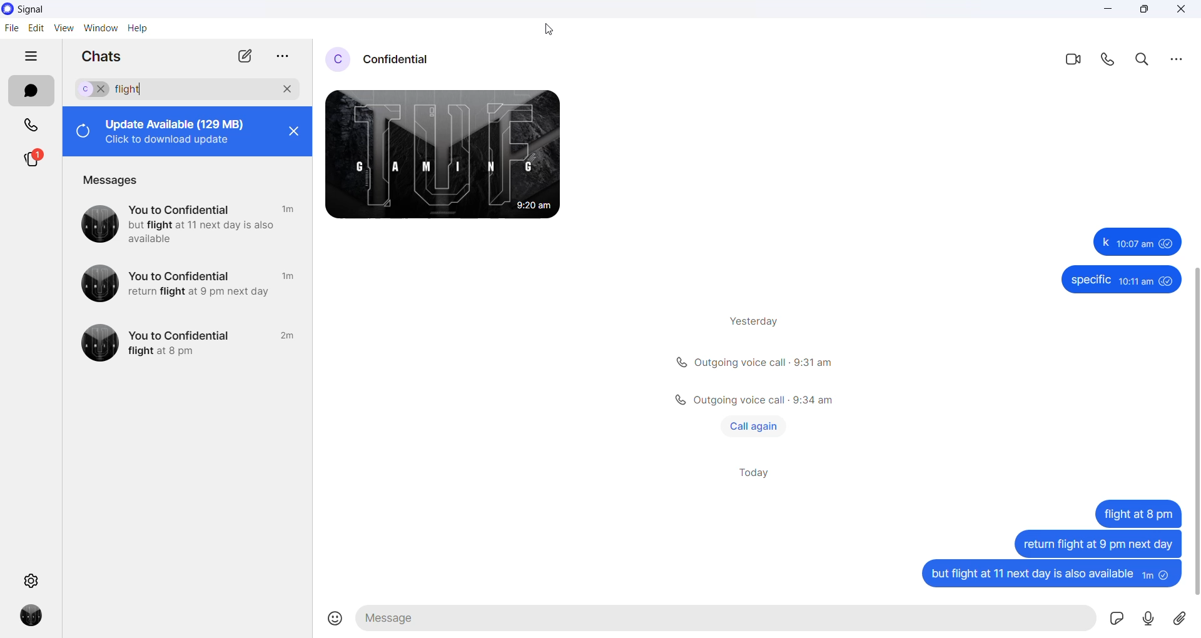  What do you see at coordinates (91, 89) in the screenshot?
I see `selected chat` at bounding box center [91, 89].